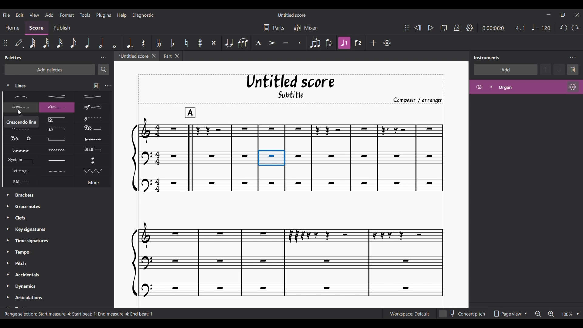 Image resolution: width=583 pixels, height=328 pixels. Describe the element at coordinates (200, 43) in the screenshot. I see `Toggle sharp` at that location.